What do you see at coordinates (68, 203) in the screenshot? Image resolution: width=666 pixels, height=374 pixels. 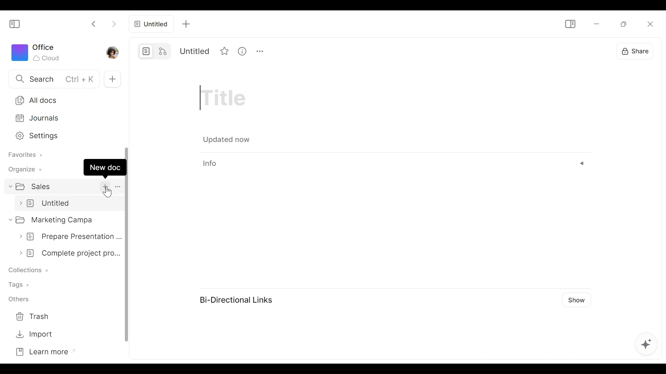 I see `untitled` at bounding box center [68, 203].